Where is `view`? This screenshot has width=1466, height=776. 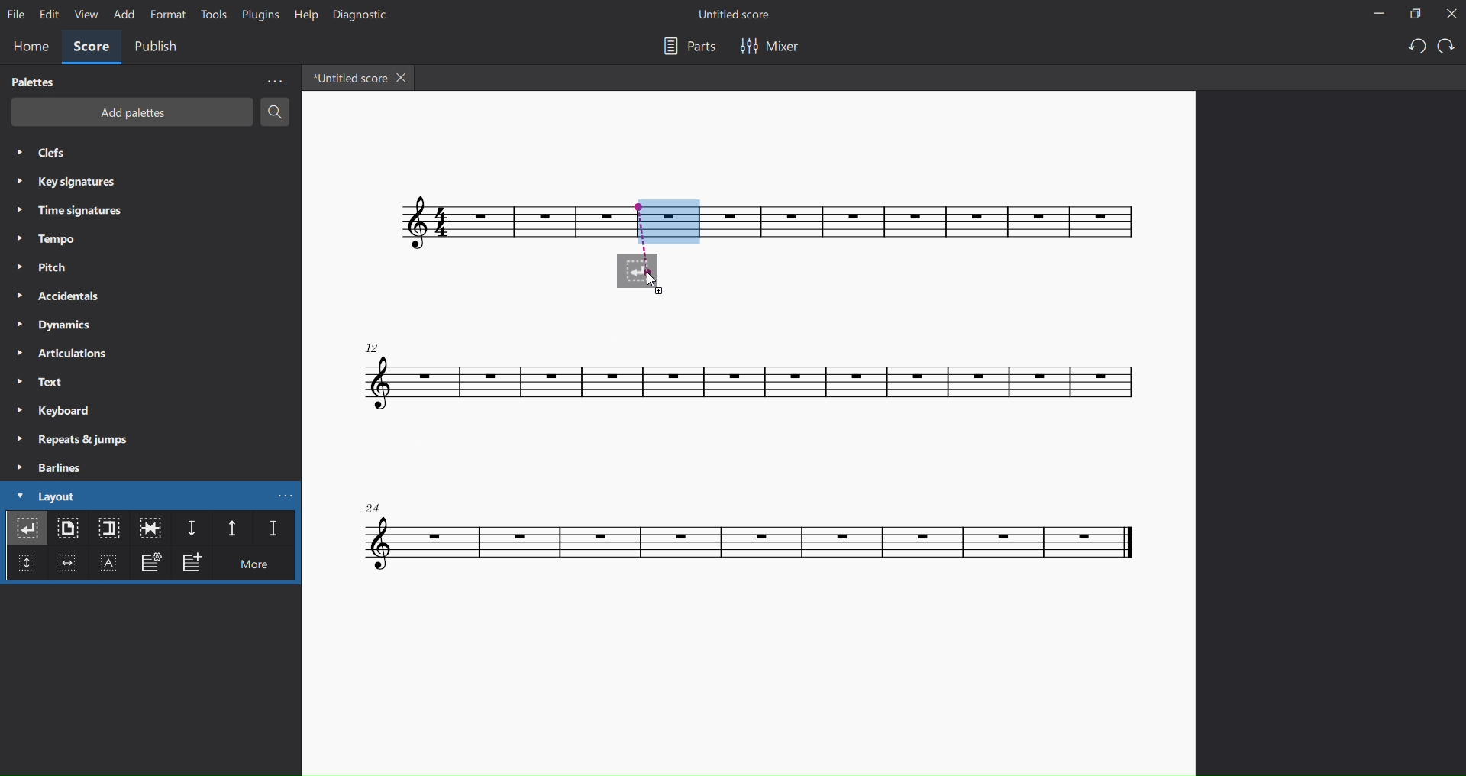 view is located at coordinates (85, 17).